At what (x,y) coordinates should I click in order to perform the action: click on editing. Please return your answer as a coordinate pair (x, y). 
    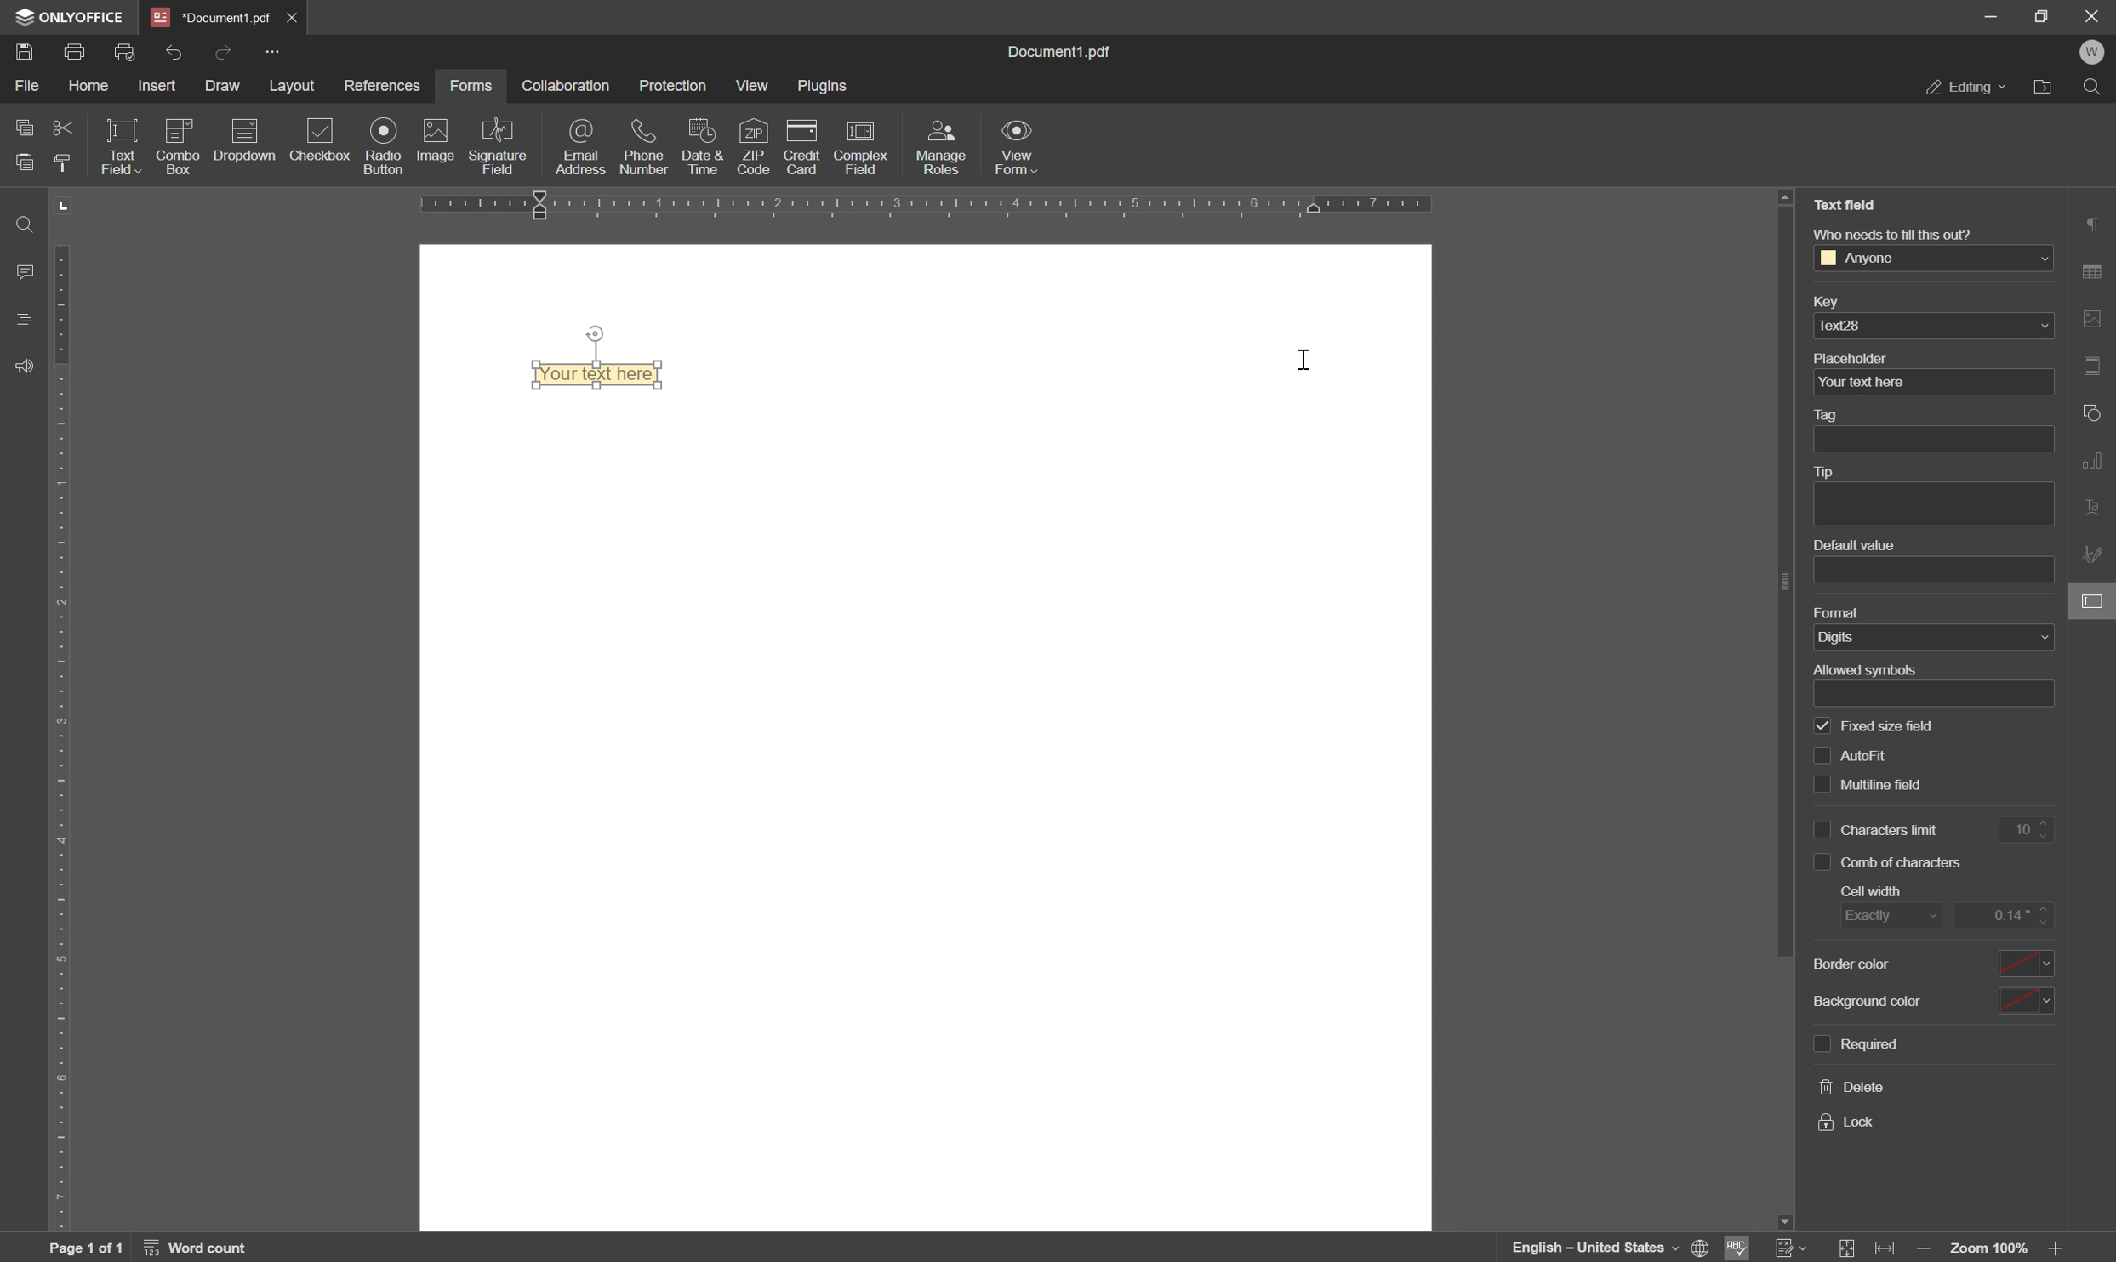
    Looking at the image, I should click on (1966, 88).